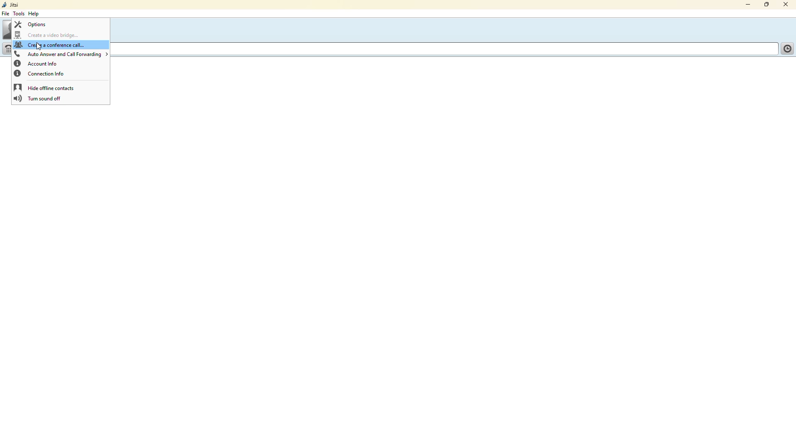  I want to click on close, so click(786, 7).